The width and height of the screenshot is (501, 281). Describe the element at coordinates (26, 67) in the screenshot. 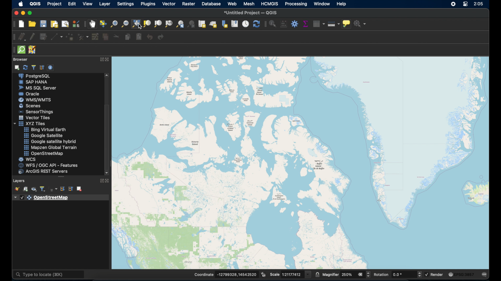

I see `refresh` at that location.